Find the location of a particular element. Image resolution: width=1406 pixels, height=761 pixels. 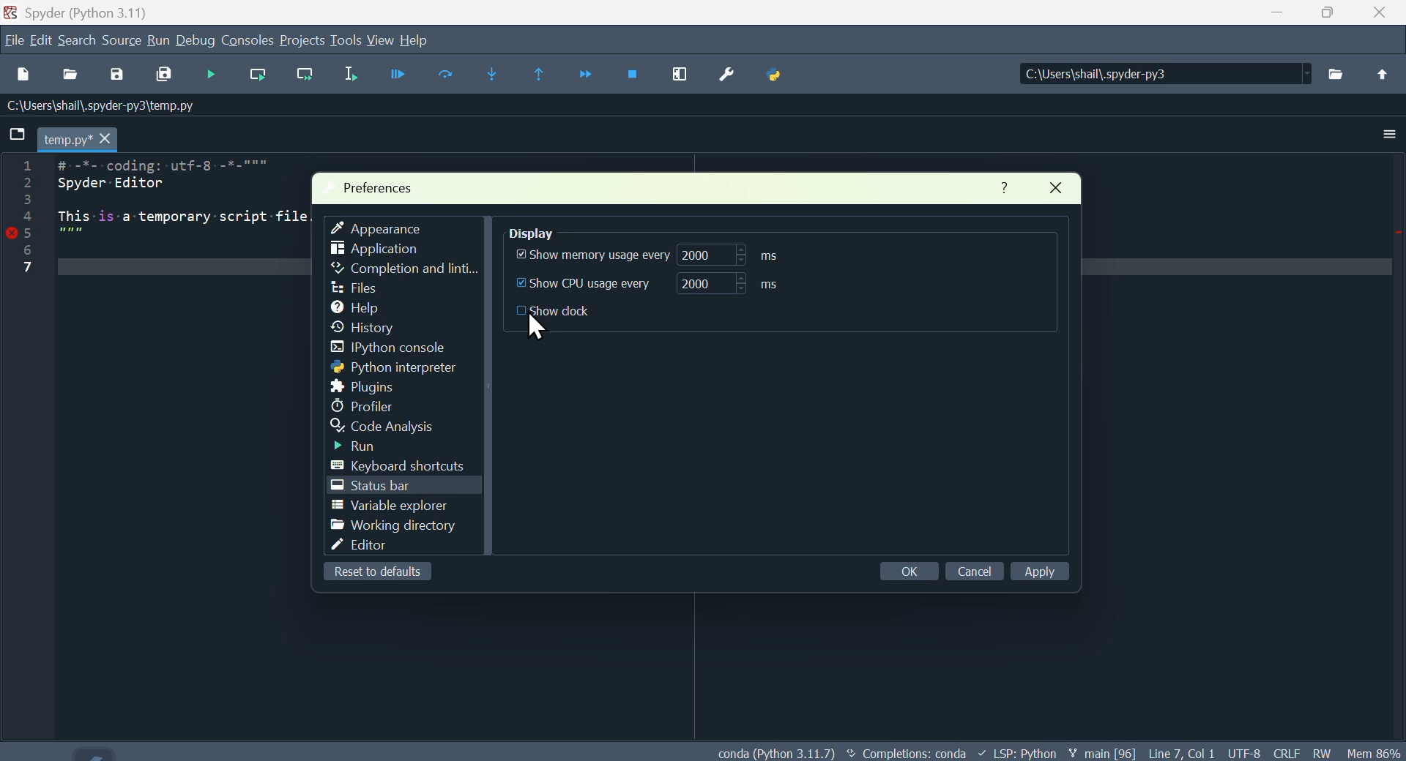

Plugins is located at coordinates (361, 386).